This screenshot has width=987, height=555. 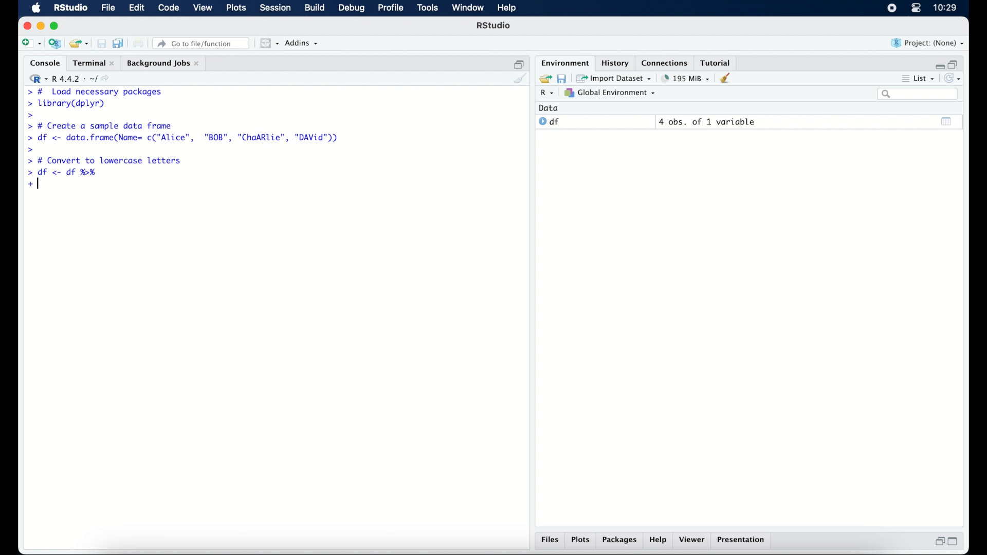 What do you see at coordinates (101, 43) in the screenshot?
I see `save` at bounding box center [101, 43].